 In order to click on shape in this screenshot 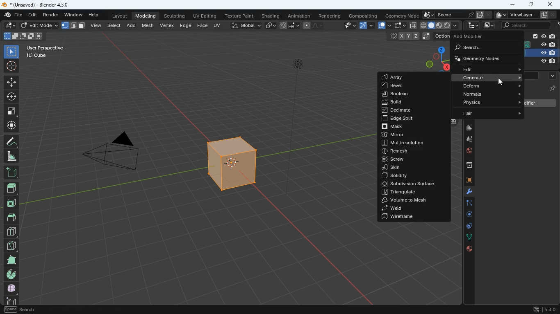, I will do `click(440, 25)`.